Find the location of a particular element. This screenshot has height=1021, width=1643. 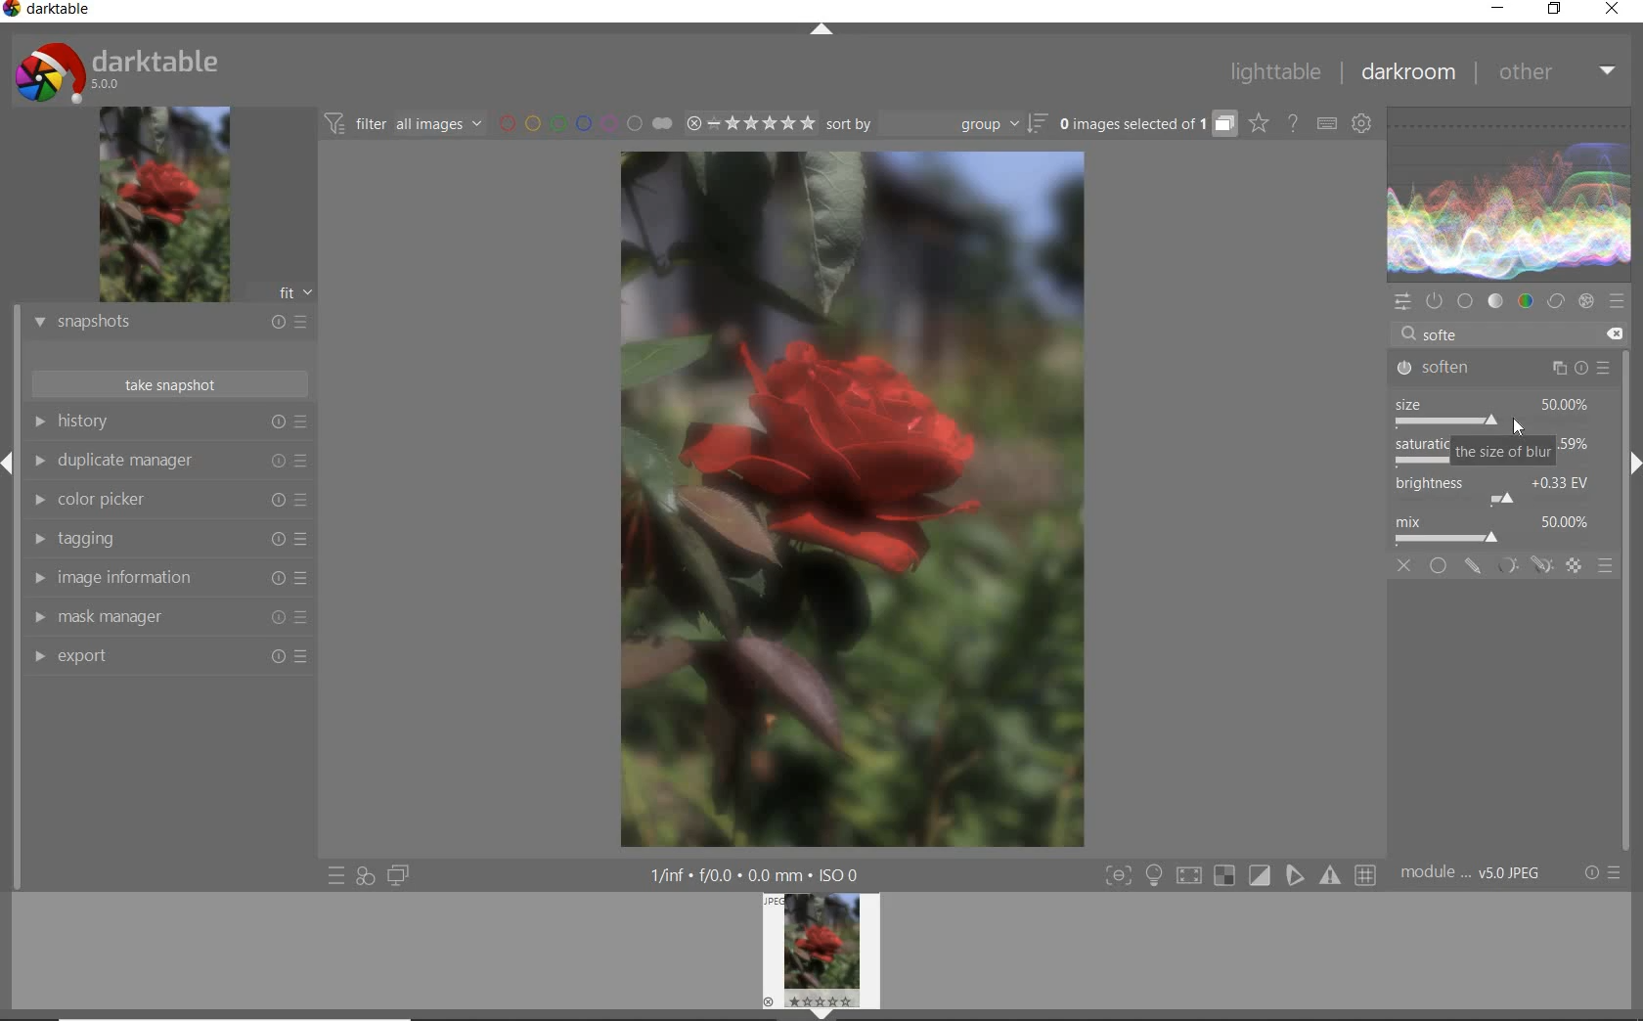

scrollbar is located at coordinates (1625, 532).